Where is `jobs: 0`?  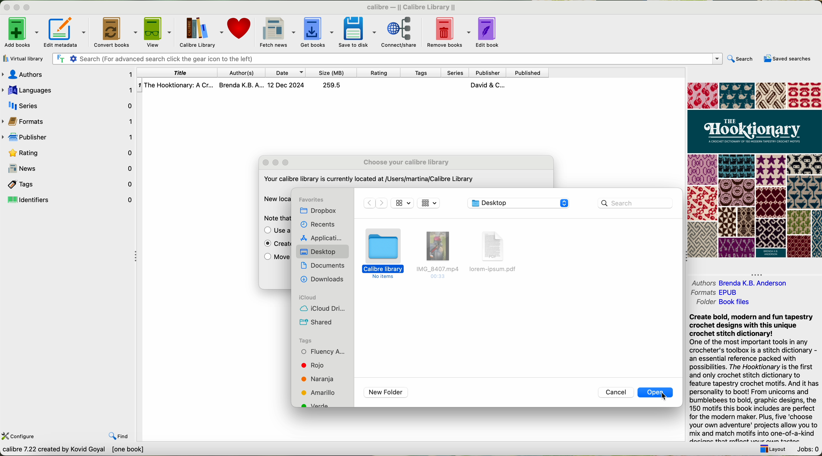 jobs: 0 is located at coordinates (809, 450).